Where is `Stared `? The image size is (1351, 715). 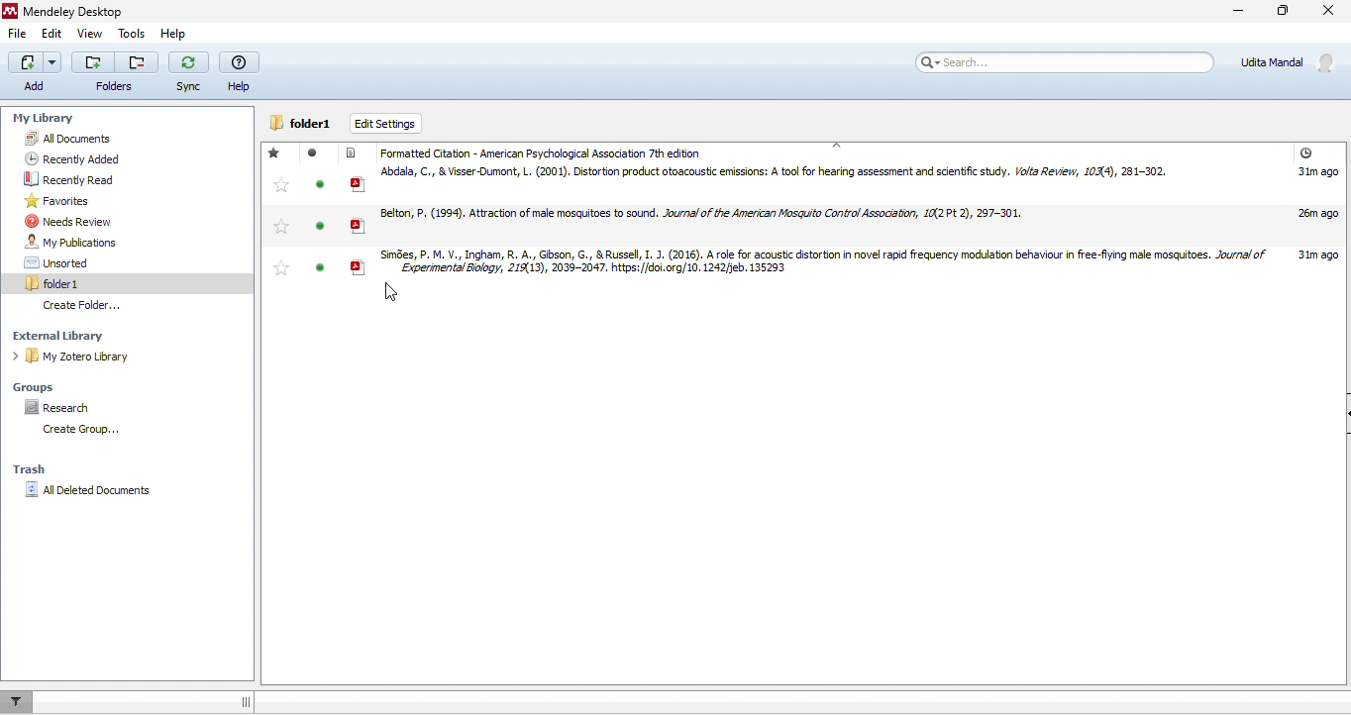 Stared  is located at coordinates (279, 210).